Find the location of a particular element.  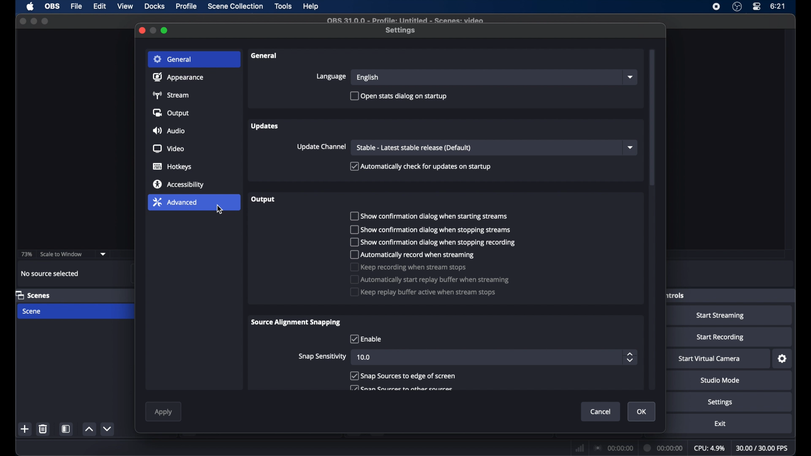

maximize is located at coordinates (165, 31).